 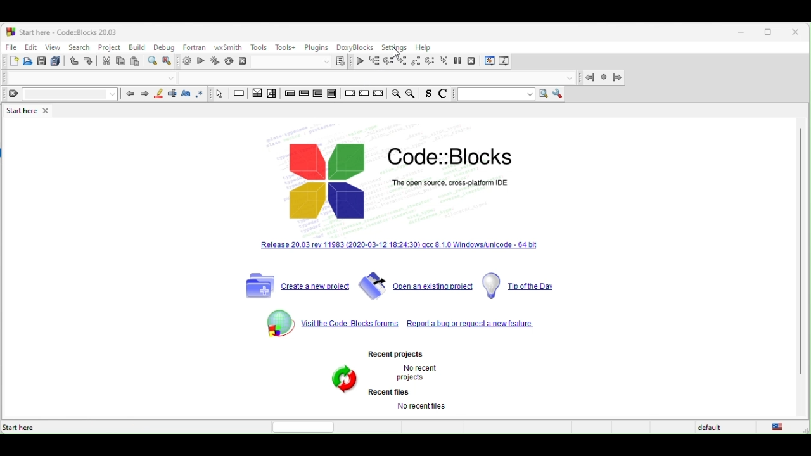 I want to click on start here, so click(x=30, y=110).